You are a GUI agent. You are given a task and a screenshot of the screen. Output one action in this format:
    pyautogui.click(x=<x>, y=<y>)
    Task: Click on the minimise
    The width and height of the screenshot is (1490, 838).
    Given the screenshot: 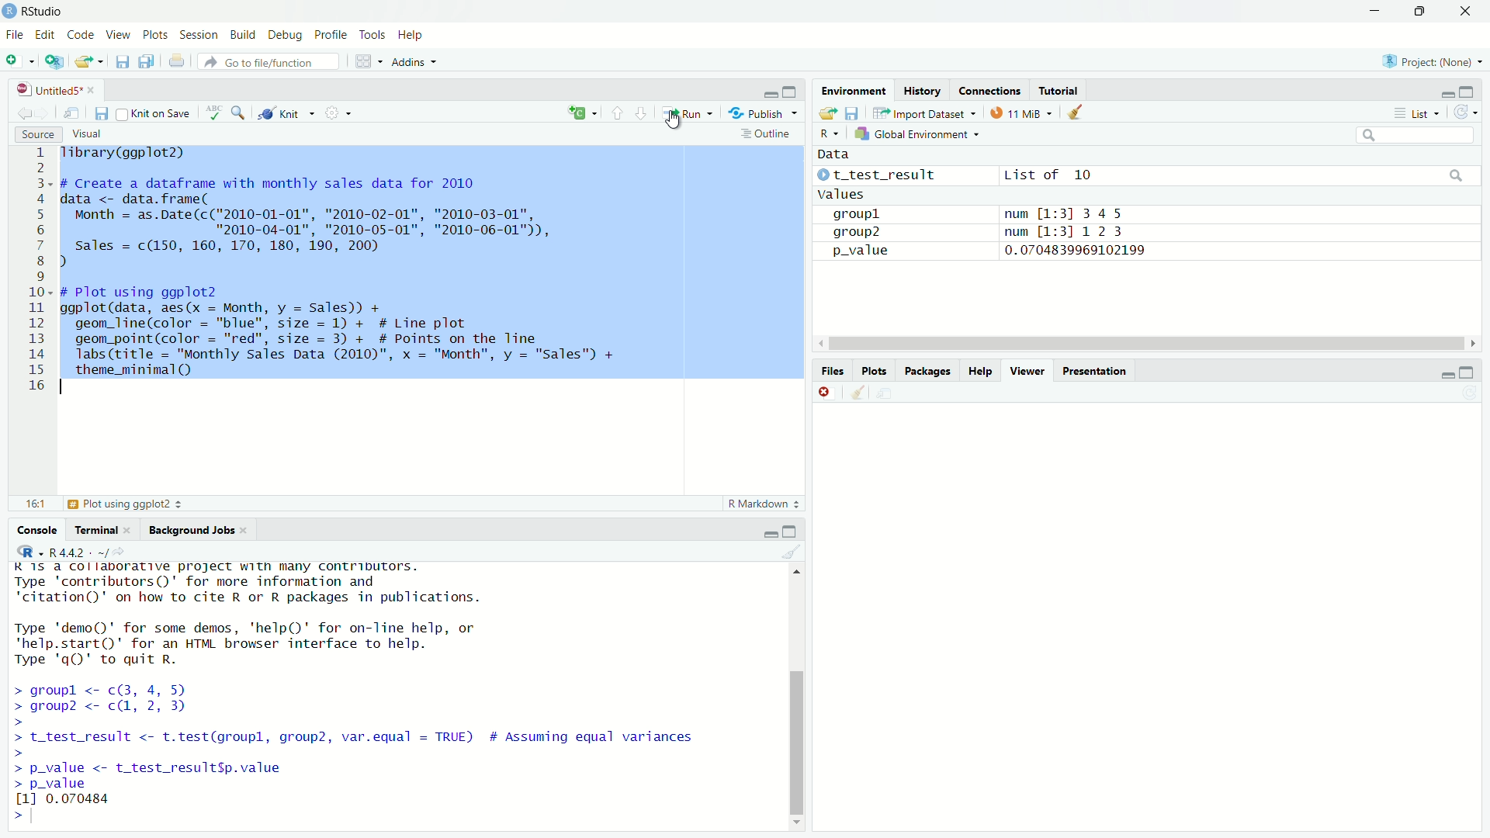 What is the action you would take?
    pyautogui.click(x=1376, y=12)
    